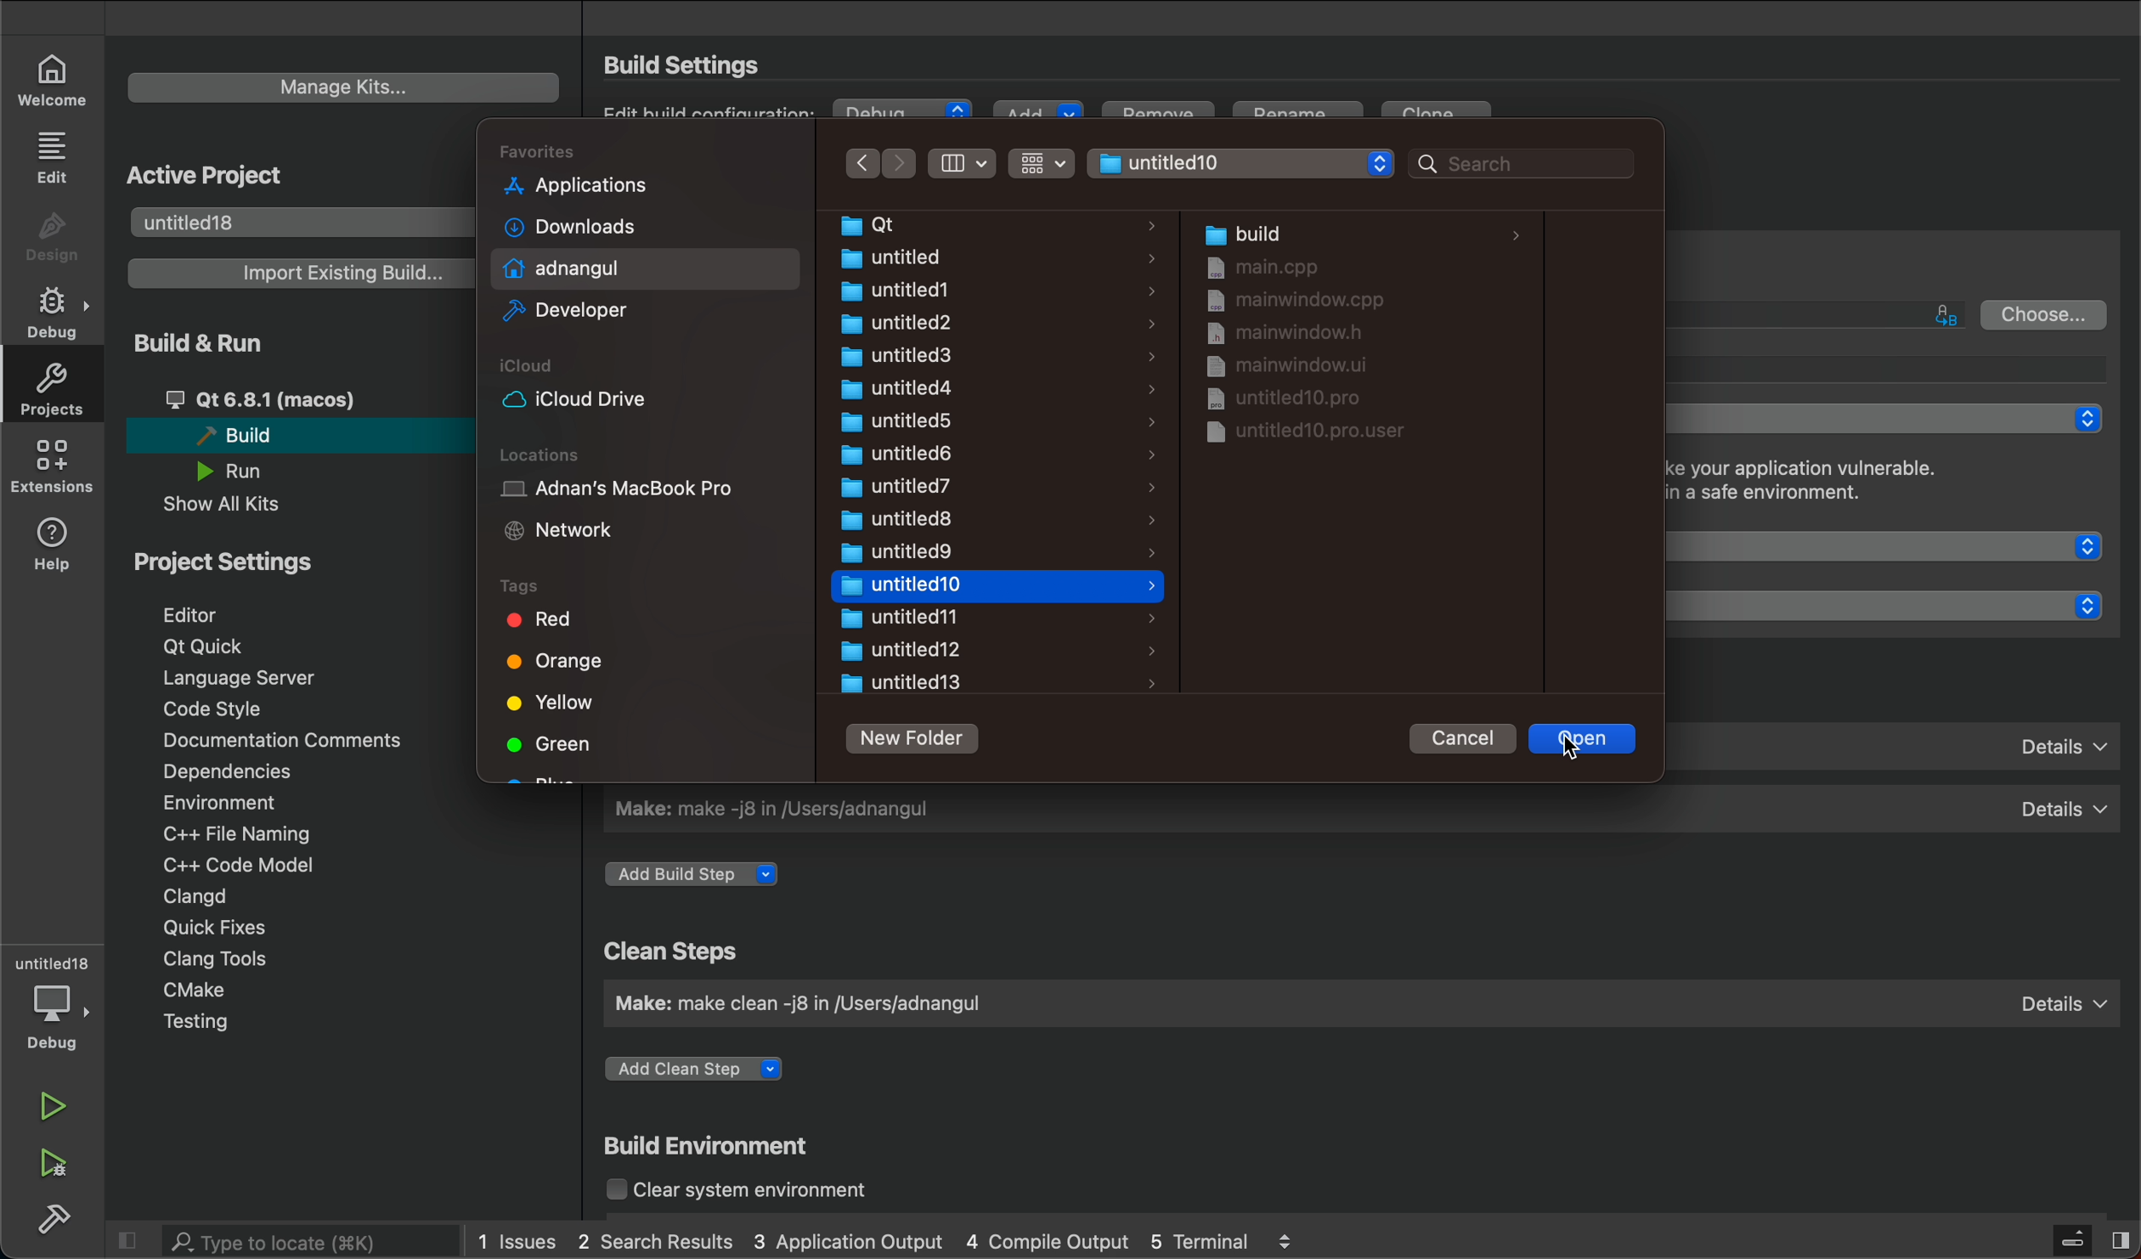 Image resolution: width=2141 pixels, height=1259 pixels. I want to click on Yellow, so click(556, 702).